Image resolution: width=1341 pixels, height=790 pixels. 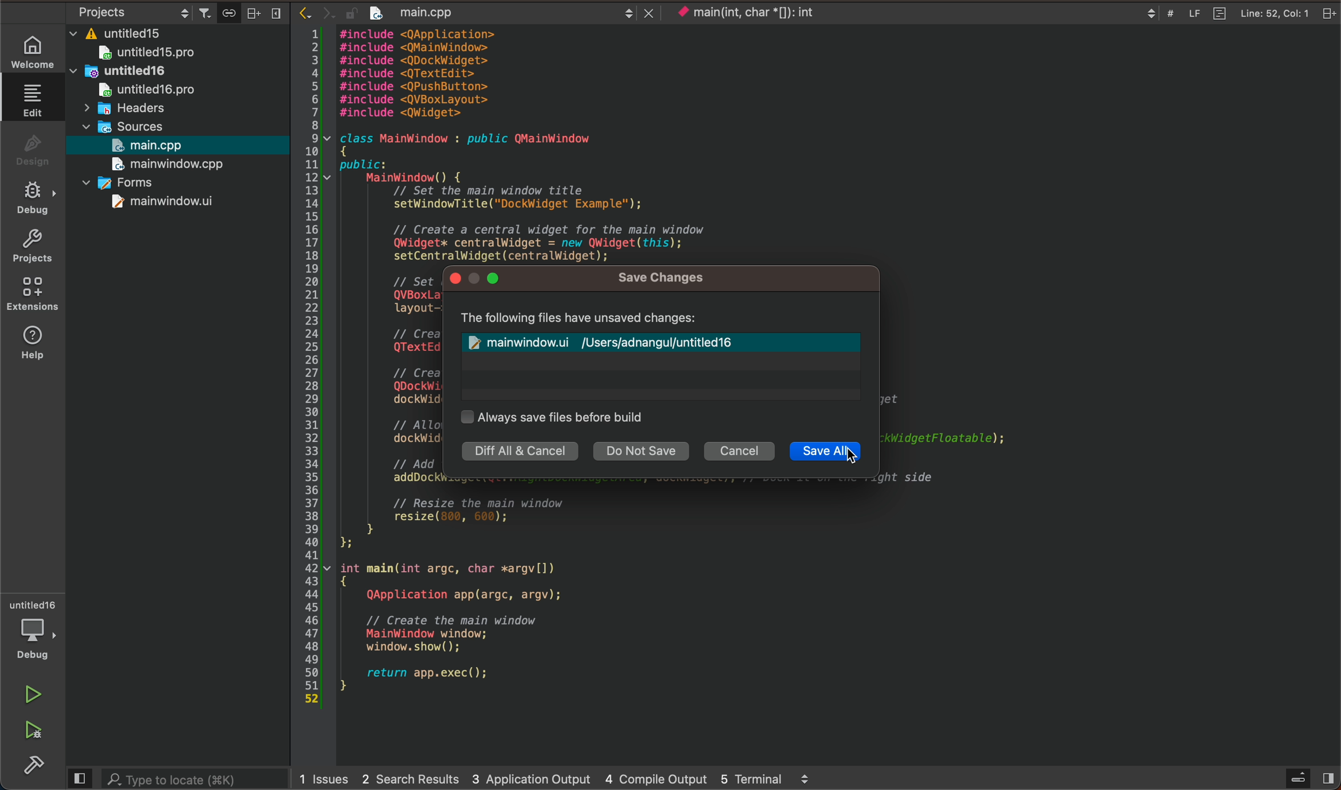 I want to click on edit, so click(x=27, y=97).